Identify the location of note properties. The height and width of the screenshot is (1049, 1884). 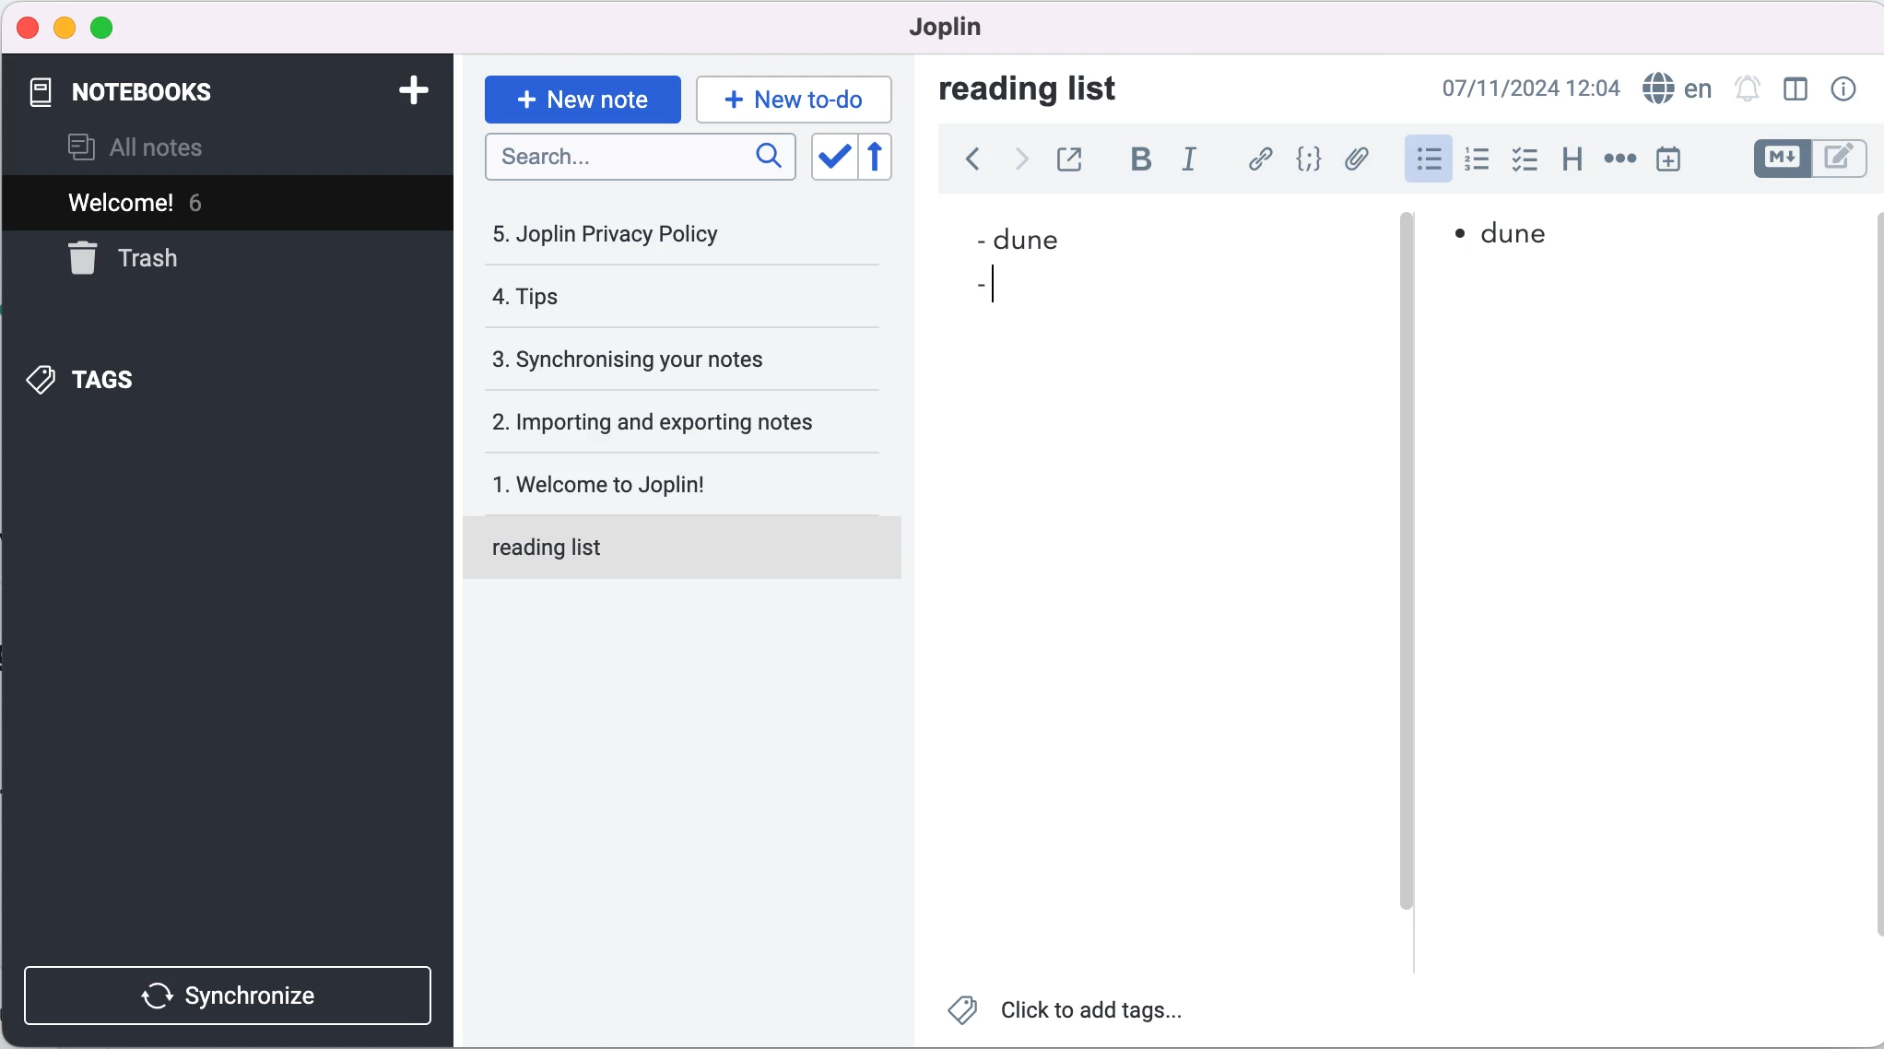
(1849, 88).